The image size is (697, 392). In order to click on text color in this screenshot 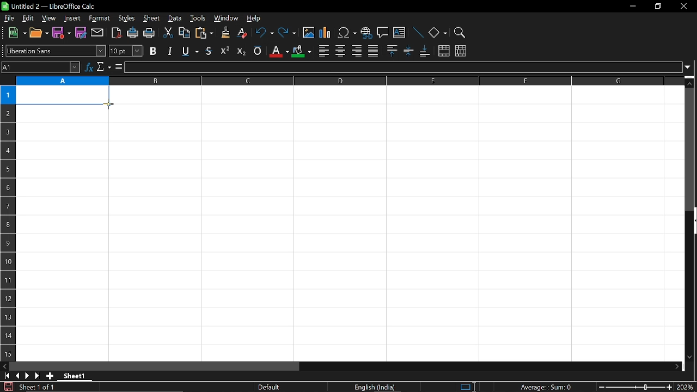, I will do `click(278, 51)`.